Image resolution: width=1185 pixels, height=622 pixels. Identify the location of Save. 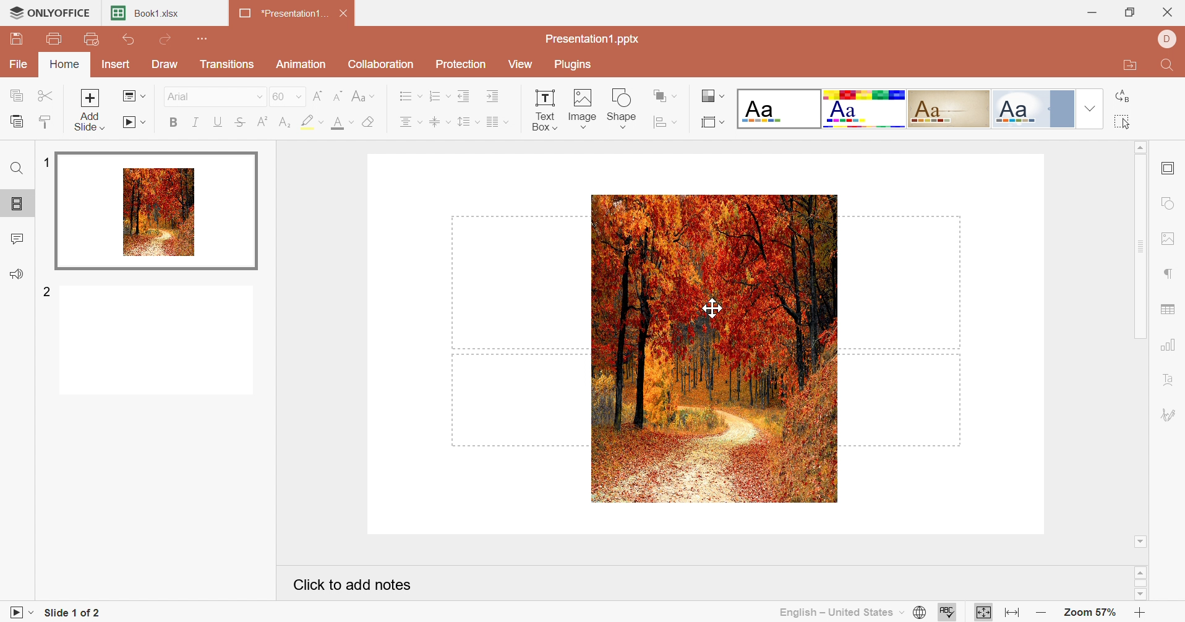
(14, 36).